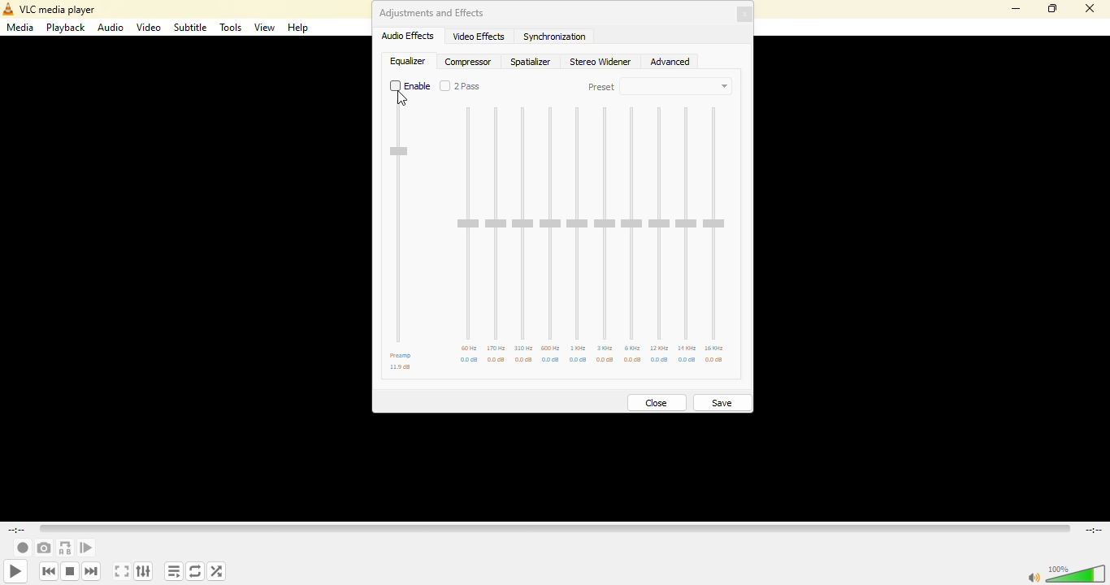  I want to click on media, so click(21, 27).